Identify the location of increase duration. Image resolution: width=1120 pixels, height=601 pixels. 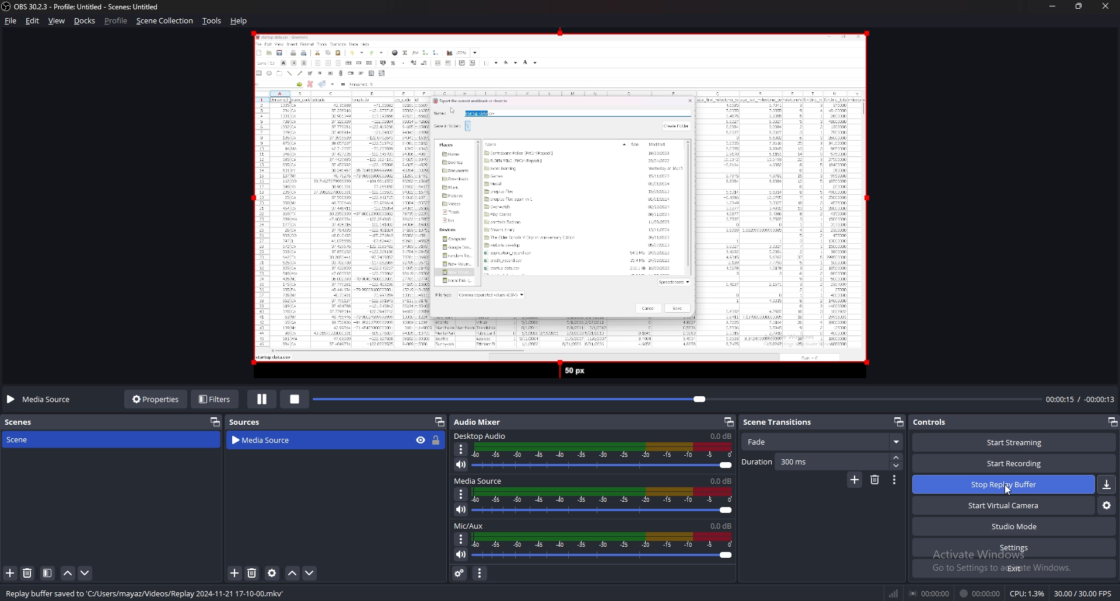
(898, 457).